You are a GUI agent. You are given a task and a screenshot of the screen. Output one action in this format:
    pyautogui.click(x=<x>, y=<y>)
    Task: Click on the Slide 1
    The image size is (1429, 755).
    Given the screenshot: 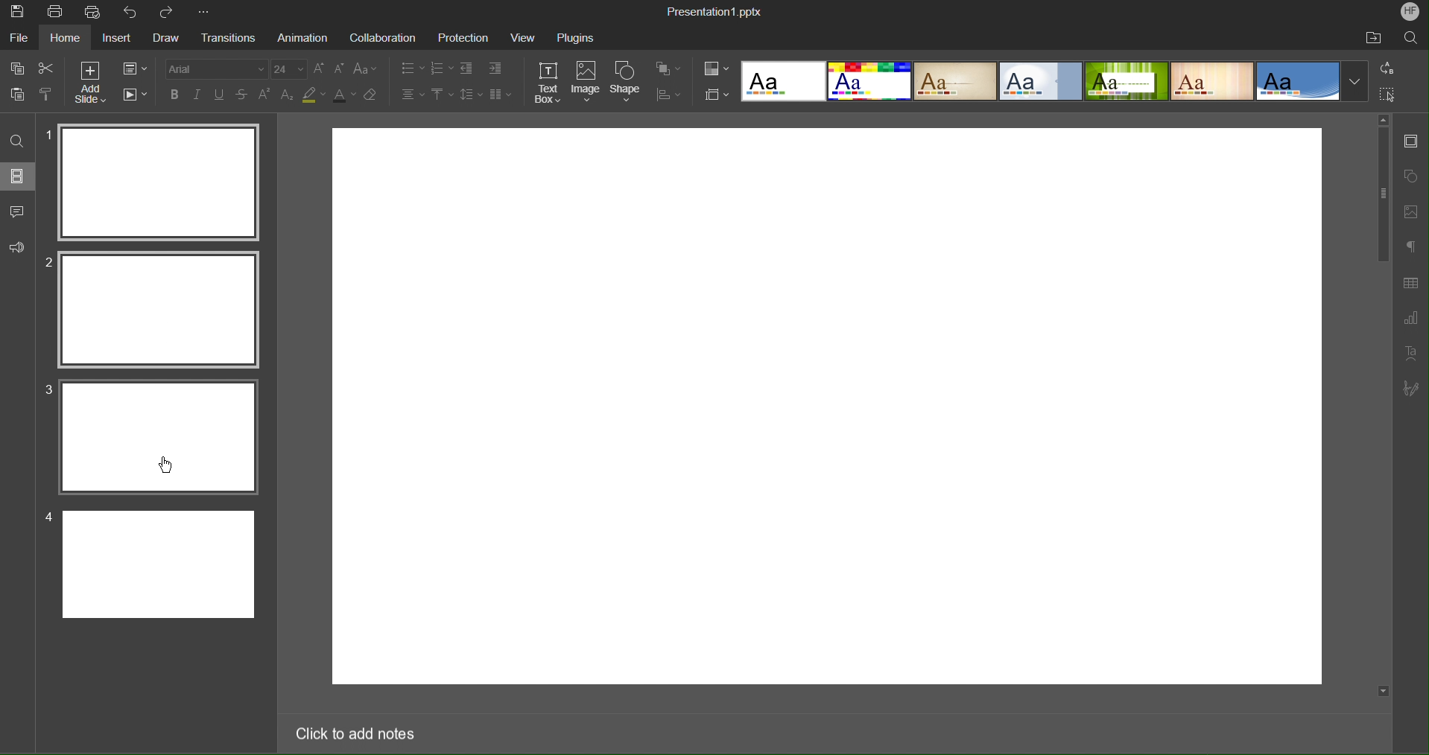 What is the action you would take?
    pyautogui.click(x=160, y=179)
    